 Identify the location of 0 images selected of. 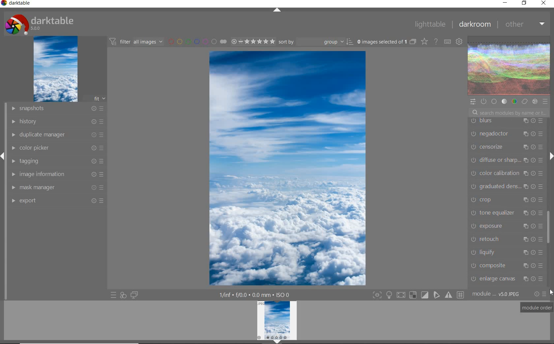
(381, 41).